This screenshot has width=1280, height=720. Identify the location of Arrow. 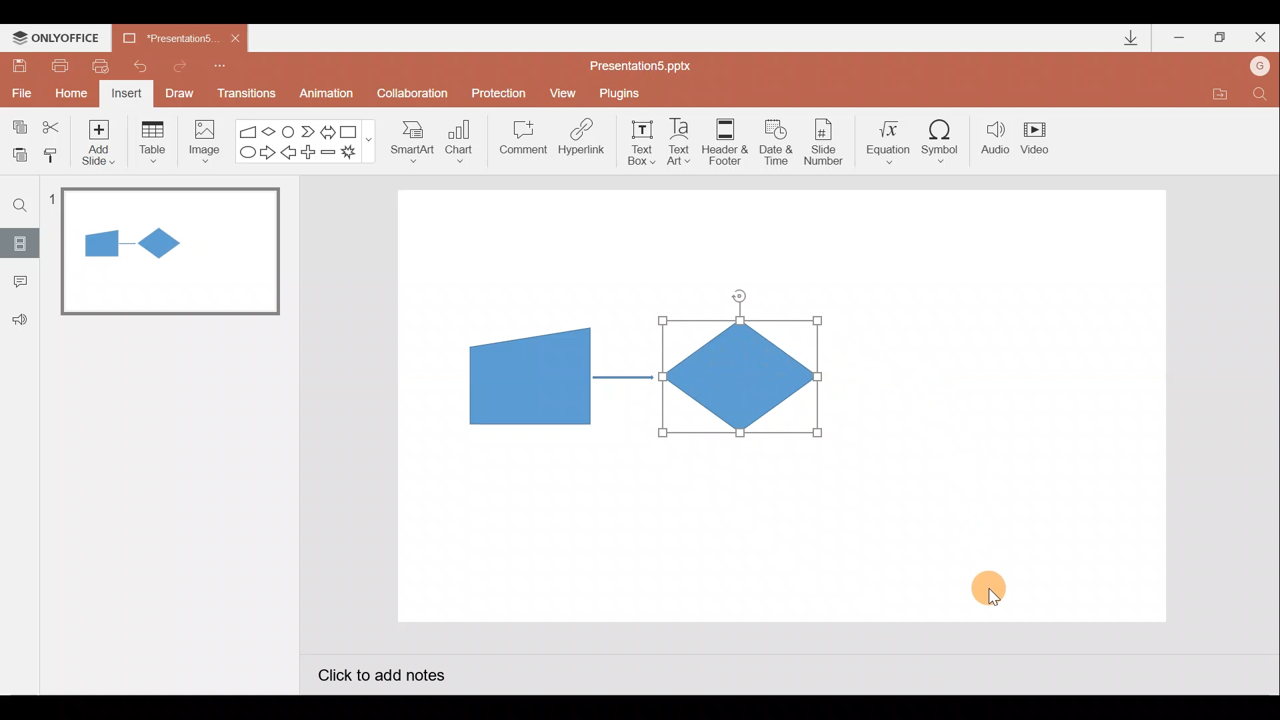
(623, 377).